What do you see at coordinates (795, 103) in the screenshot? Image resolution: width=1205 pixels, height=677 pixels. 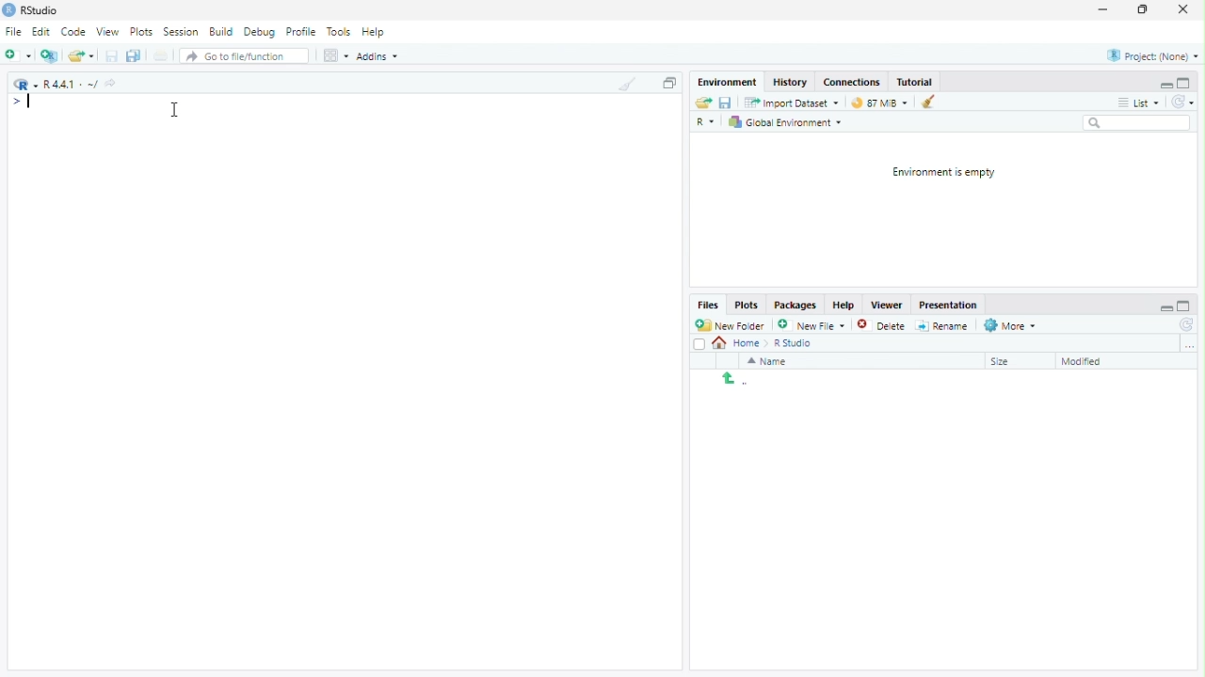 I see `Import Dataset` at bounding box center [795, 103].